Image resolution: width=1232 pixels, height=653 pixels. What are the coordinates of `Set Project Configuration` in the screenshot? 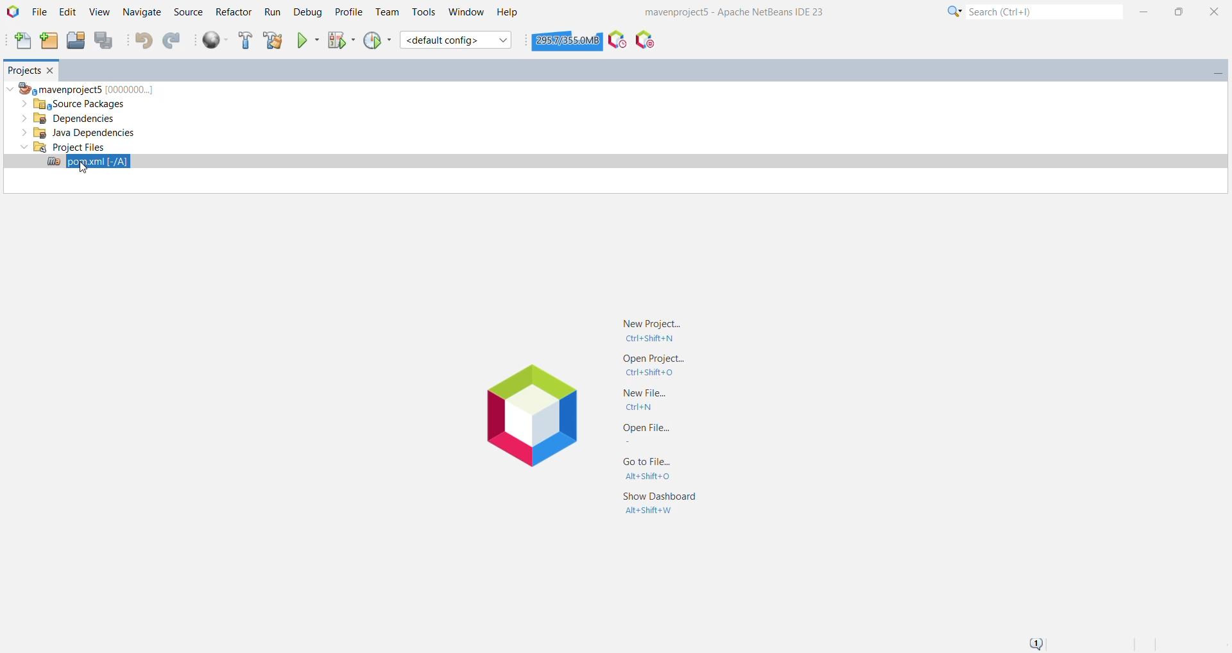 It's located at (456, 40).